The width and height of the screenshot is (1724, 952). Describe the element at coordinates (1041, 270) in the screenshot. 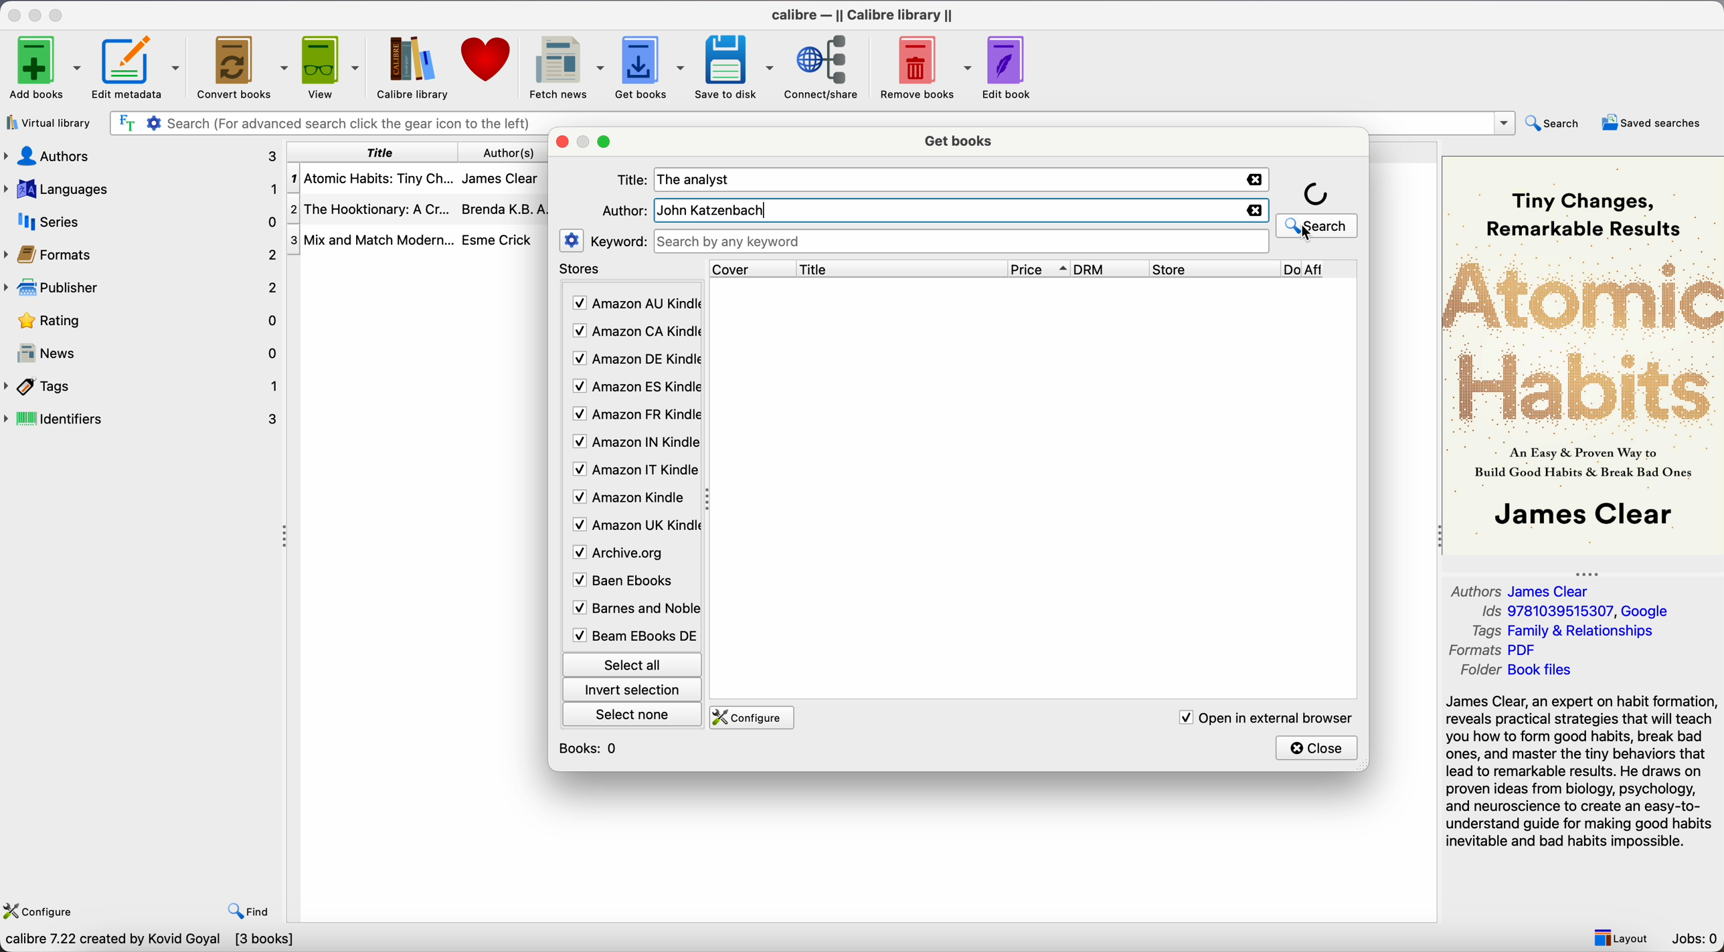

I see `price` at that location.